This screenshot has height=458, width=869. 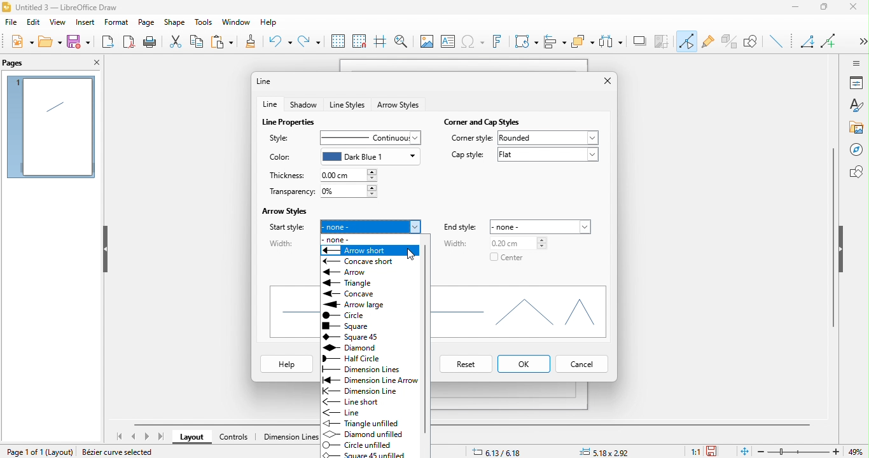 I want to click on snap to grid, so click(x=359, y=41).